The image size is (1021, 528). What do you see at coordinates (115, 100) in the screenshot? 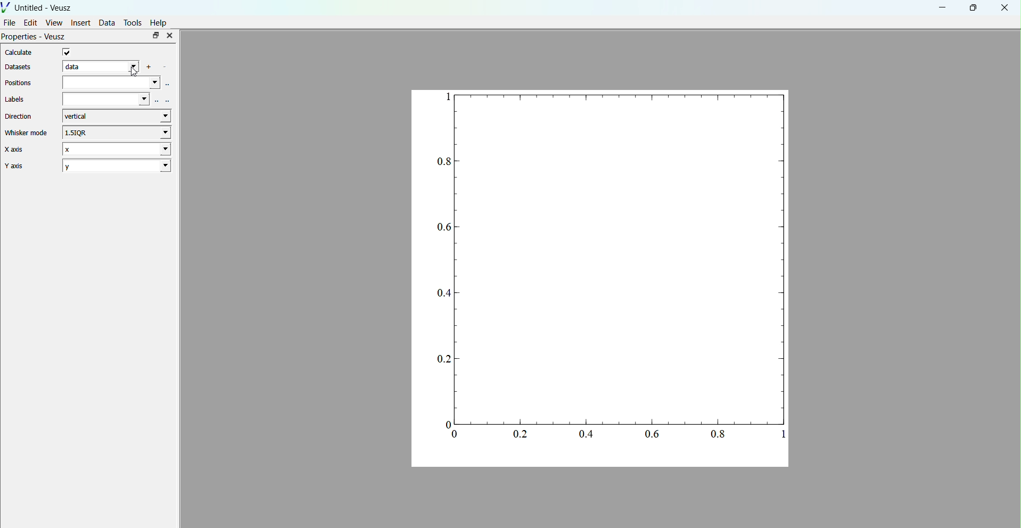
I see `labels field` at bounding box center [115, 100].